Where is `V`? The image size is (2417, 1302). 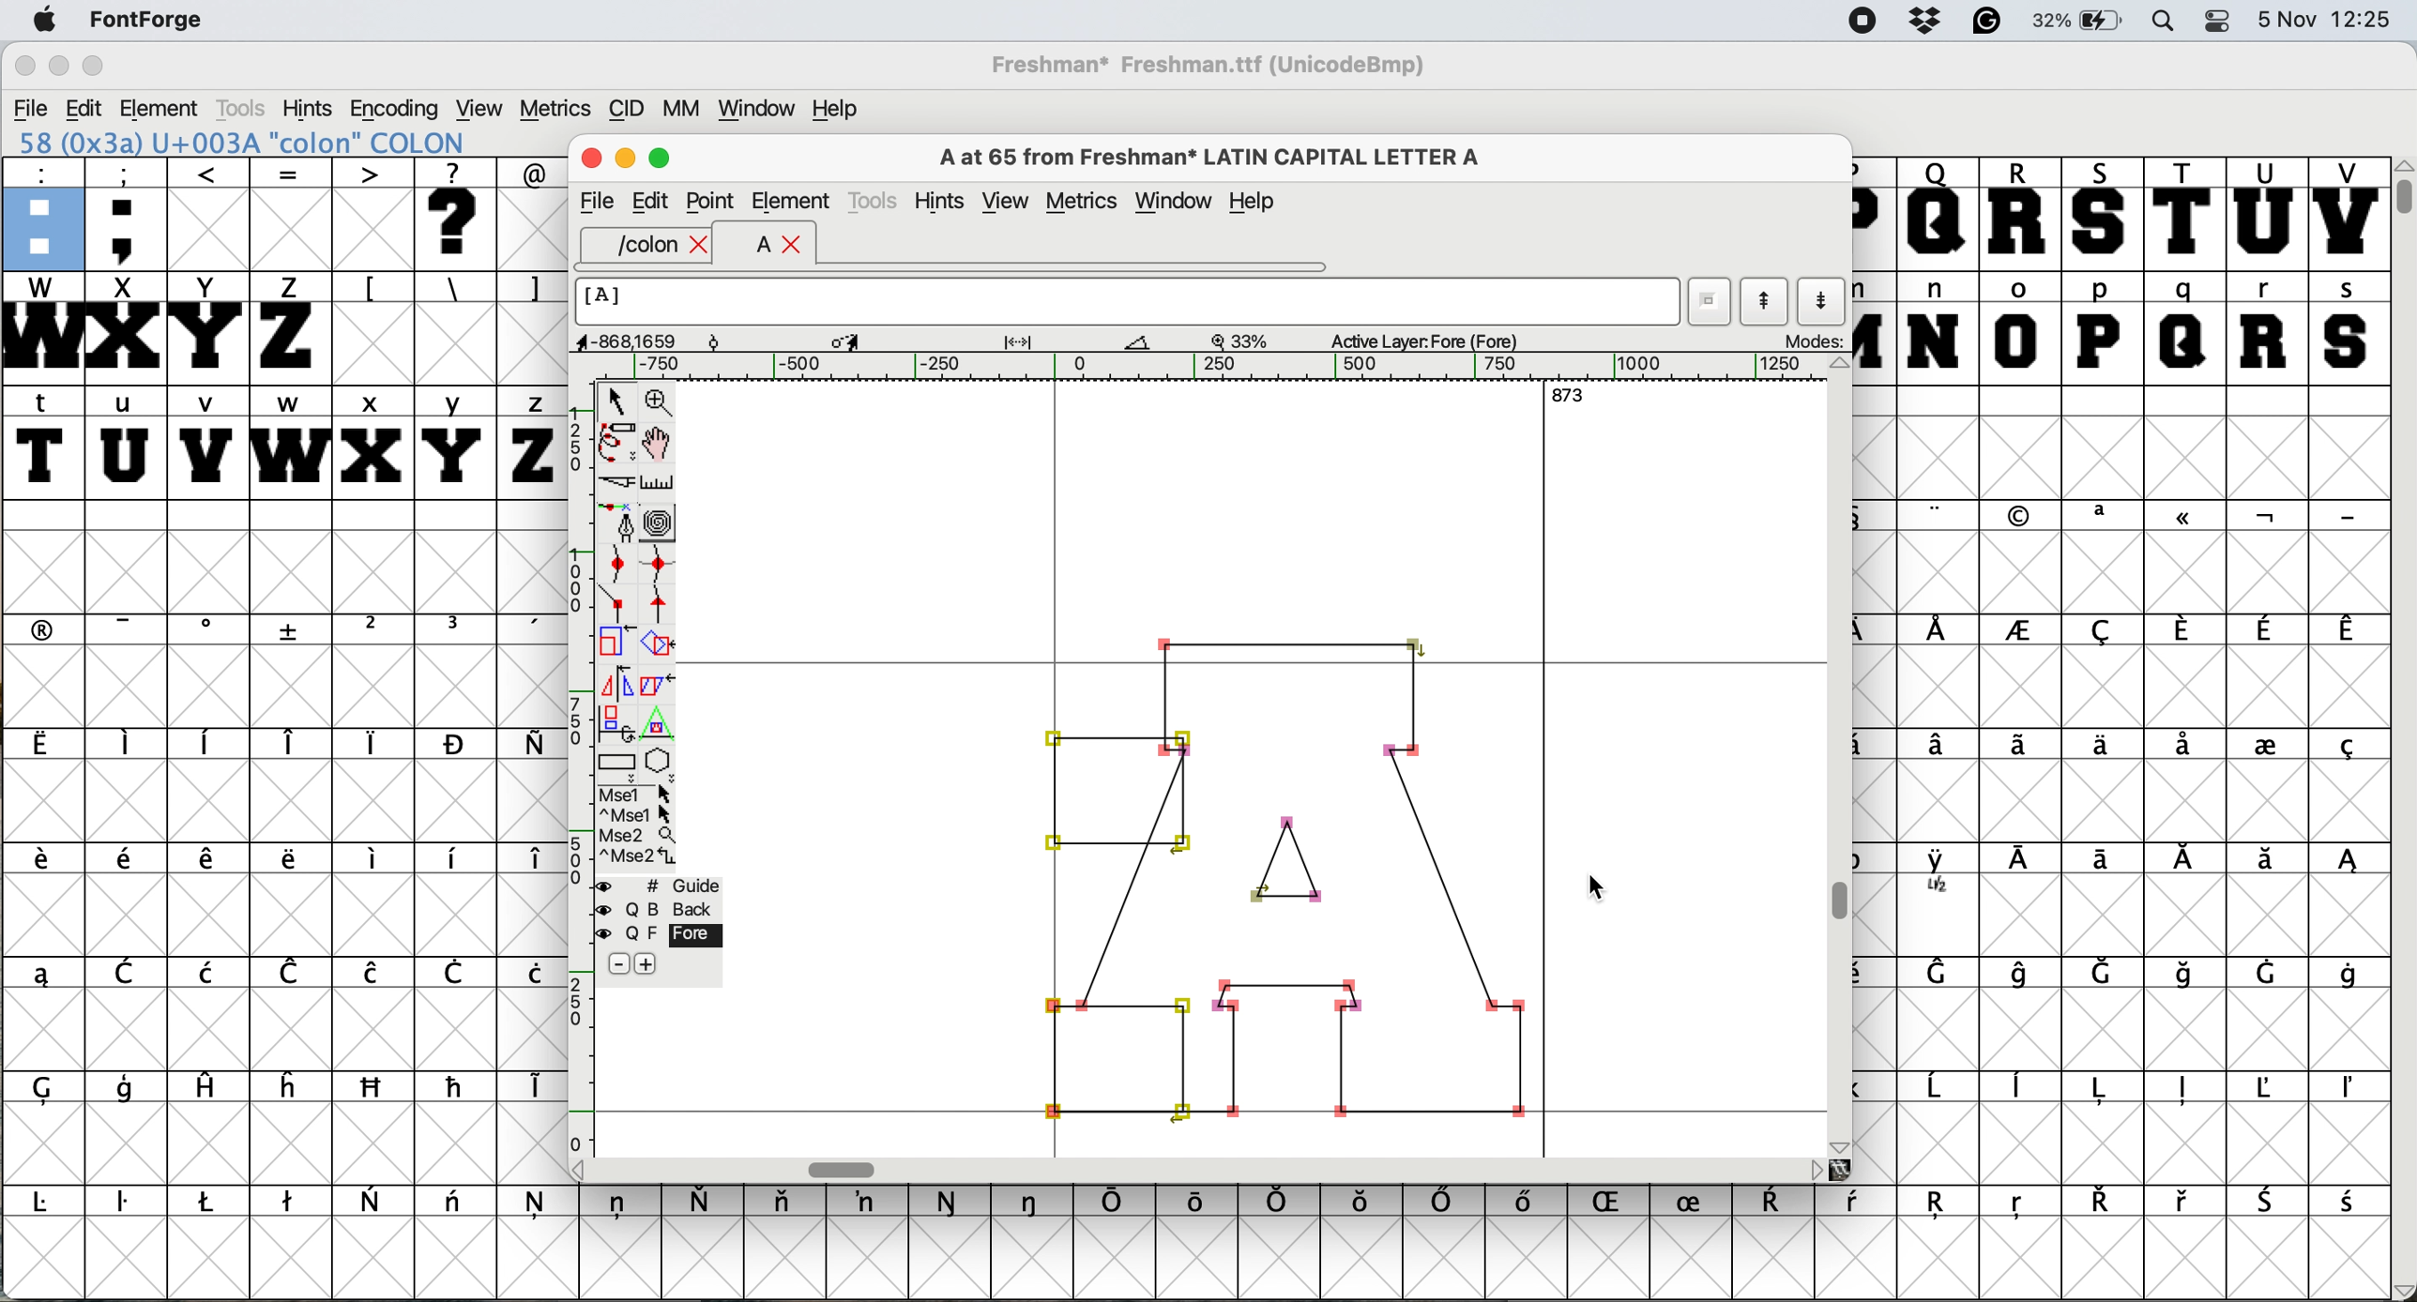 V is located at coordinates (2348, 213).